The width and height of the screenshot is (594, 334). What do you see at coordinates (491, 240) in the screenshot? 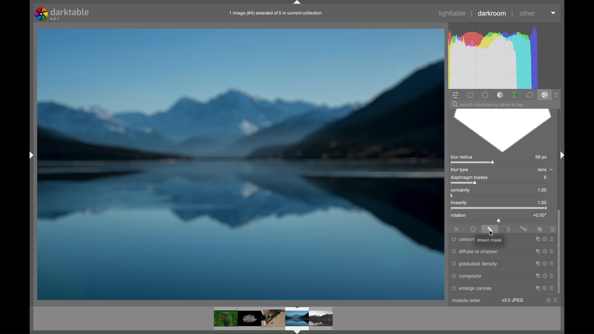
I see `drawn mask` at bounding box center [491, 240].